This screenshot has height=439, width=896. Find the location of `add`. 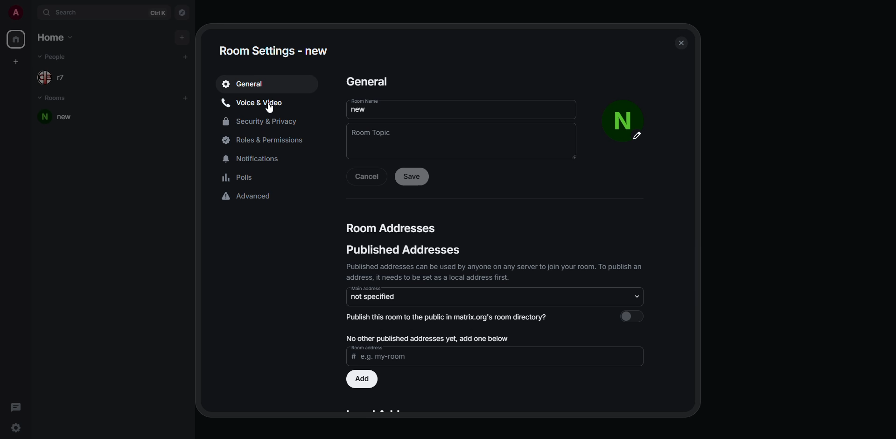

add is located at coordinates (186, 98).